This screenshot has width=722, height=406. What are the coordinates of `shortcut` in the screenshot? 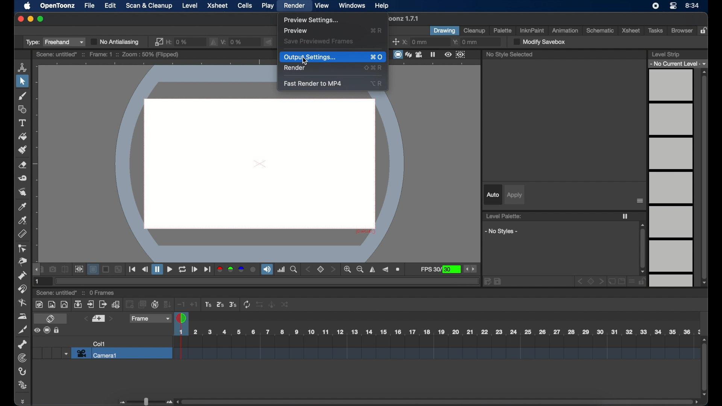 It's located at (376, 83).